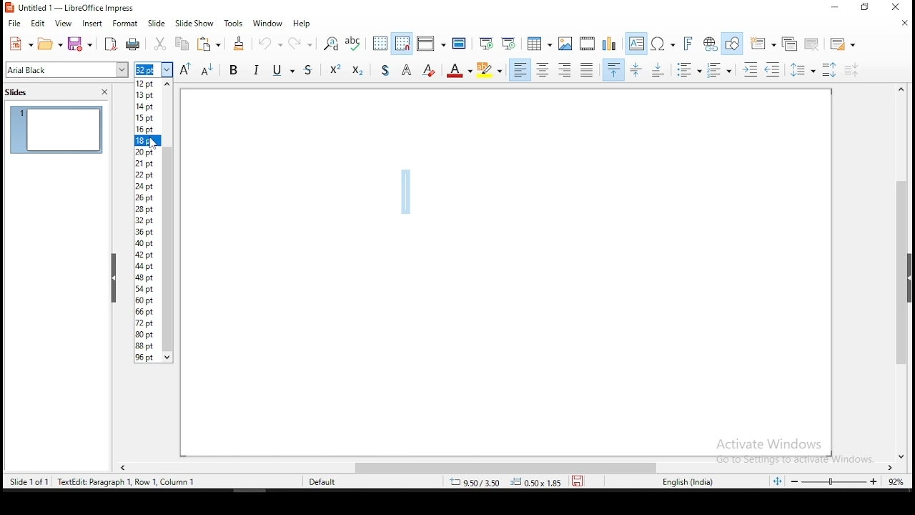  Describe the element at coordinates (148, 357) in the screenshot. I see `96` at that location.